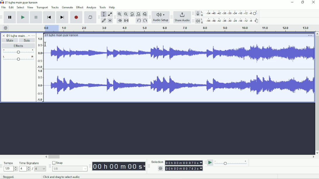 This screenshot has width=319, height=179. Describe the element at coordinates (4, 36) in the screenshot. I see `cancel logo` at that location.